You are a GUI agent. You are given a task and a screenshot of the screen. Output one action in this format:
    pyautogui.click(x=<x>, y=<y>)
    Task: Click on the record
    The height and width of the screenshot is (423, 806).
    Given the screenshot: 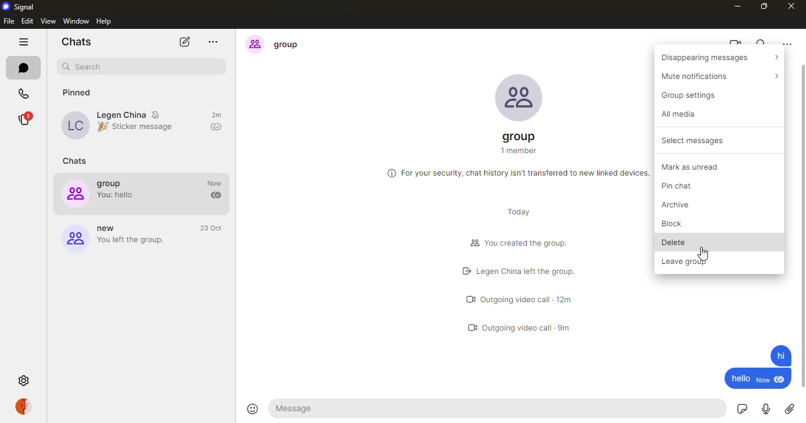 What is the action you would take?
    pyautogui.click(x=765, y=409)
    